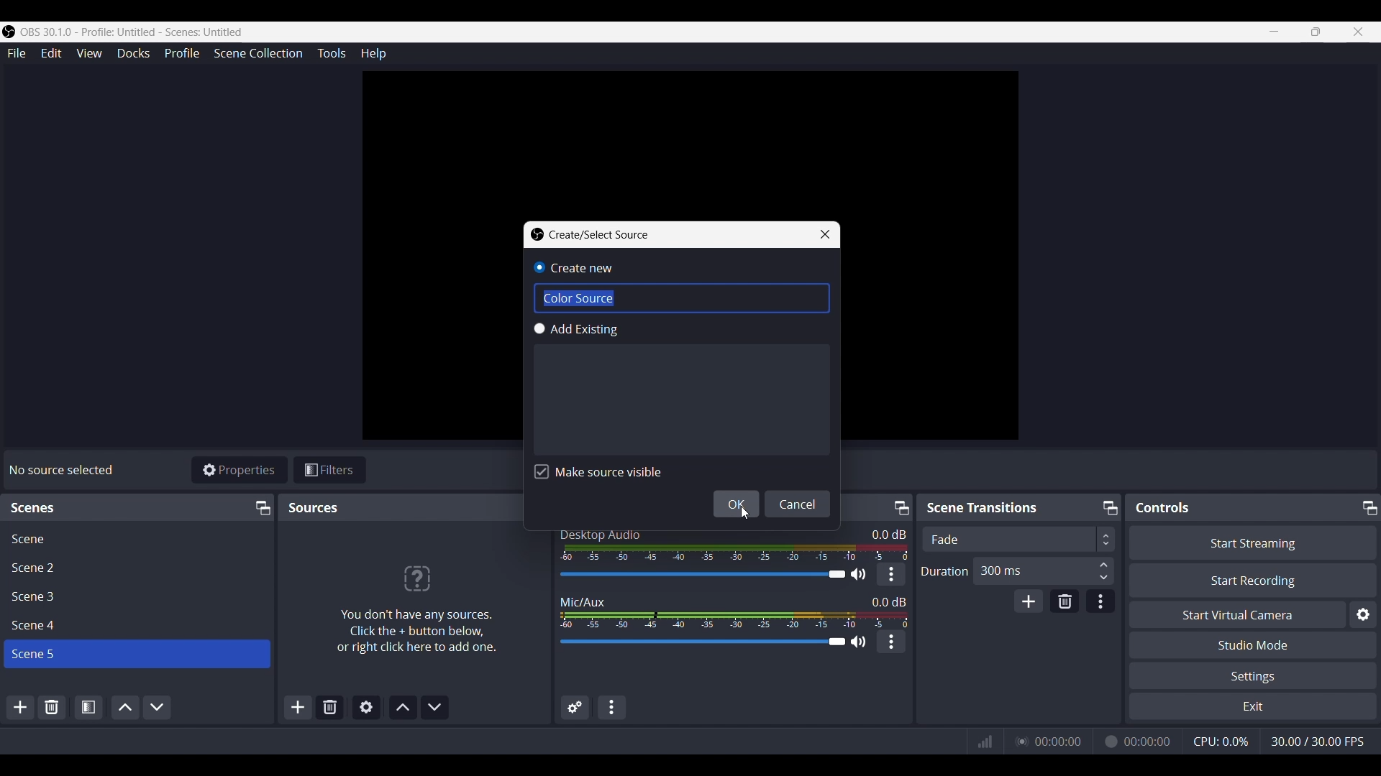 The height and width of the screenshot is (776, 1381). What do you see at coordinates (711, 642) in the screenshot?
I see `Volume Adjuster` at bounding box center [711, 642].